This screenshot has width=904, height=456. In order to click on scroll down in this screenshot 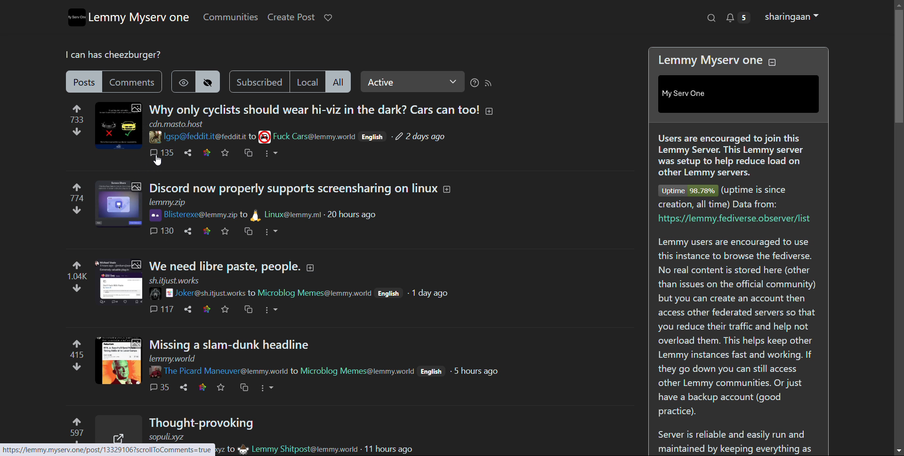, I will do `click(898, 451)`.